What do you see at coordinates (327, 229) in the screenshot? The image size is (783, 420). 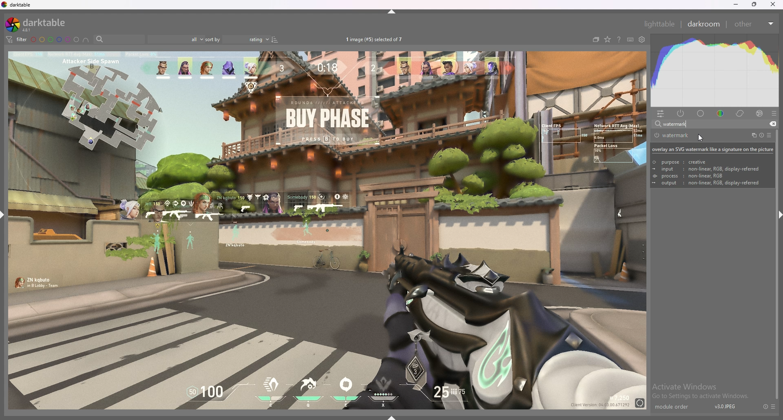 I see `photo` at bounding box center [327, 229].